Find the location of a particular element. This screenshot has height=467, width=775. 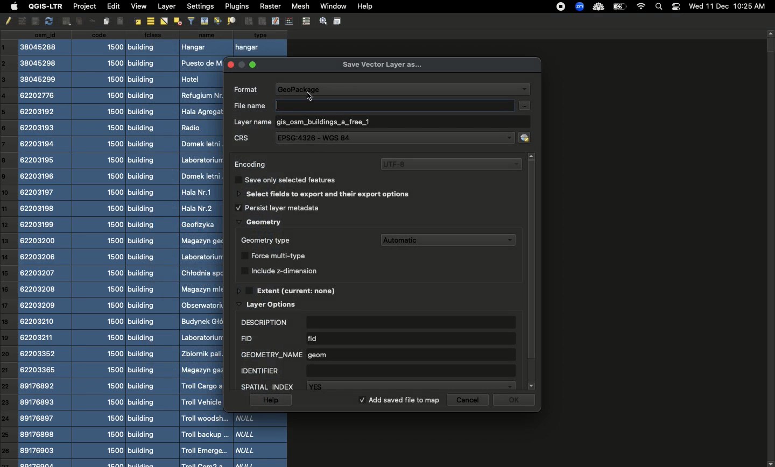

Ungroup Objects is located at coordinates (262, 22).